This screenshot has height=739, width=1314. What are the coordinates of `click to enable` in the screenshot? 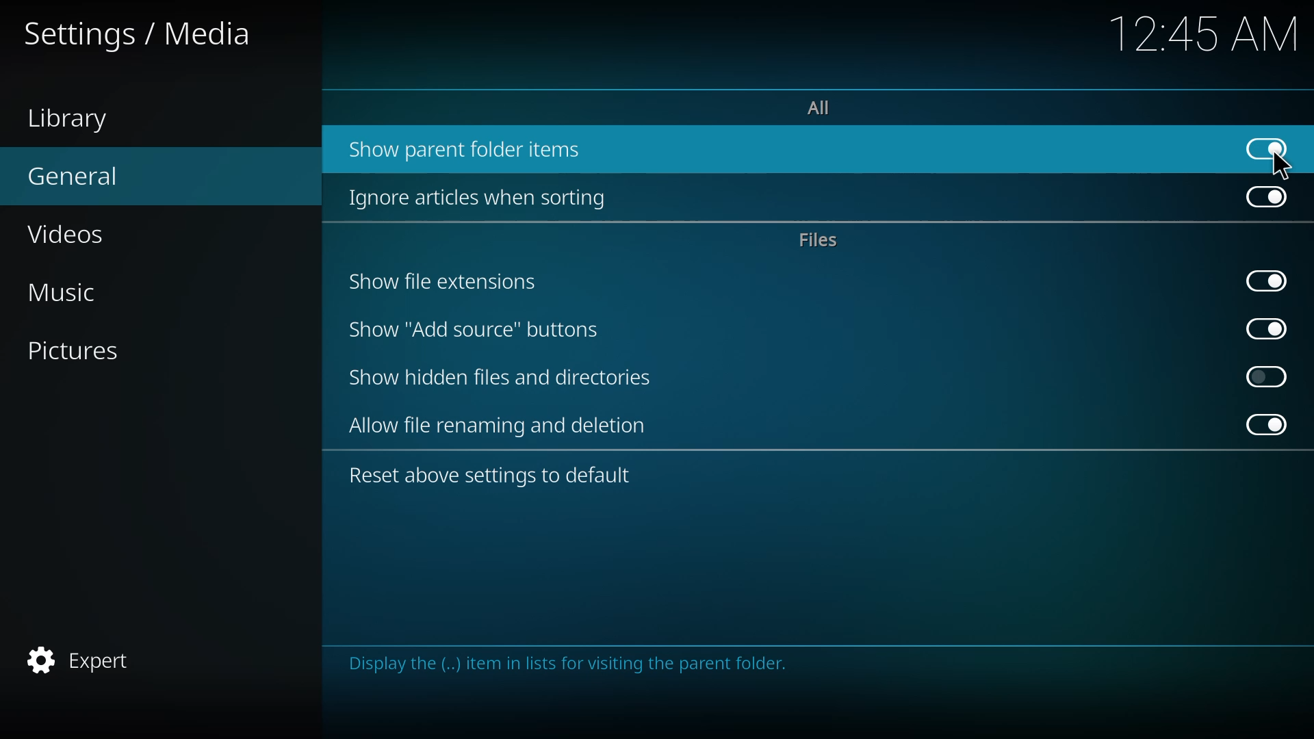 It's located at (1266, 375).